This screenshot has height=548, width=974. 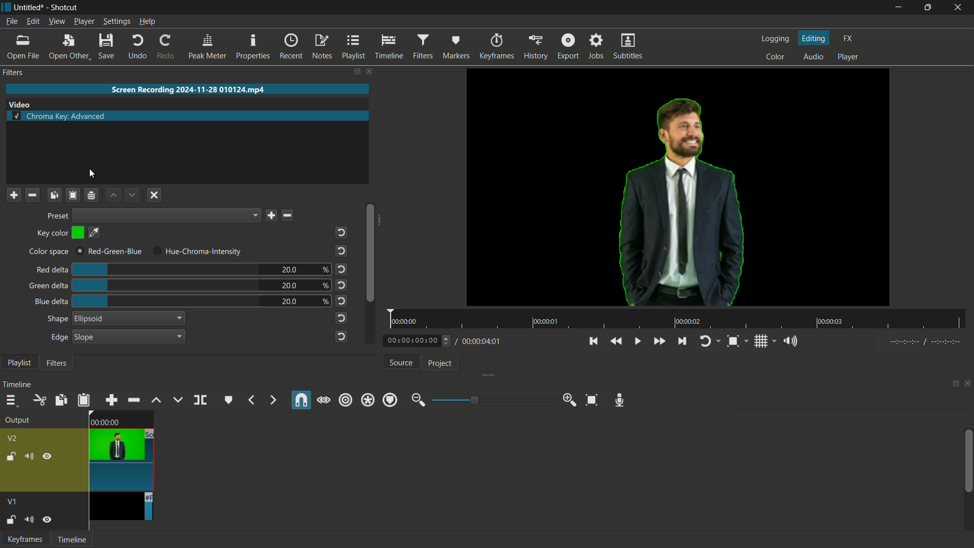 I want to click on slope, so click(x=127, y=336).